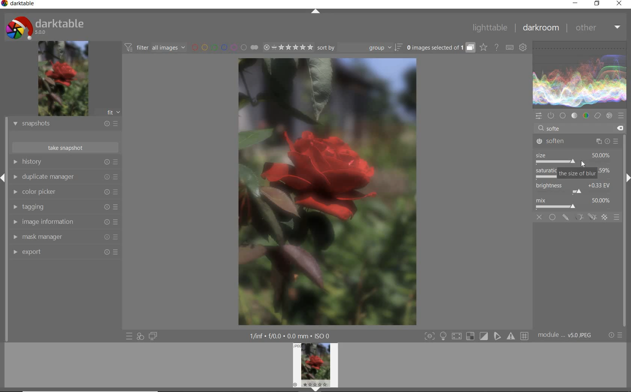  What do you see at coordinates (65, 253) in the screenshot?
I see `export` at bounding box center [65, 253].